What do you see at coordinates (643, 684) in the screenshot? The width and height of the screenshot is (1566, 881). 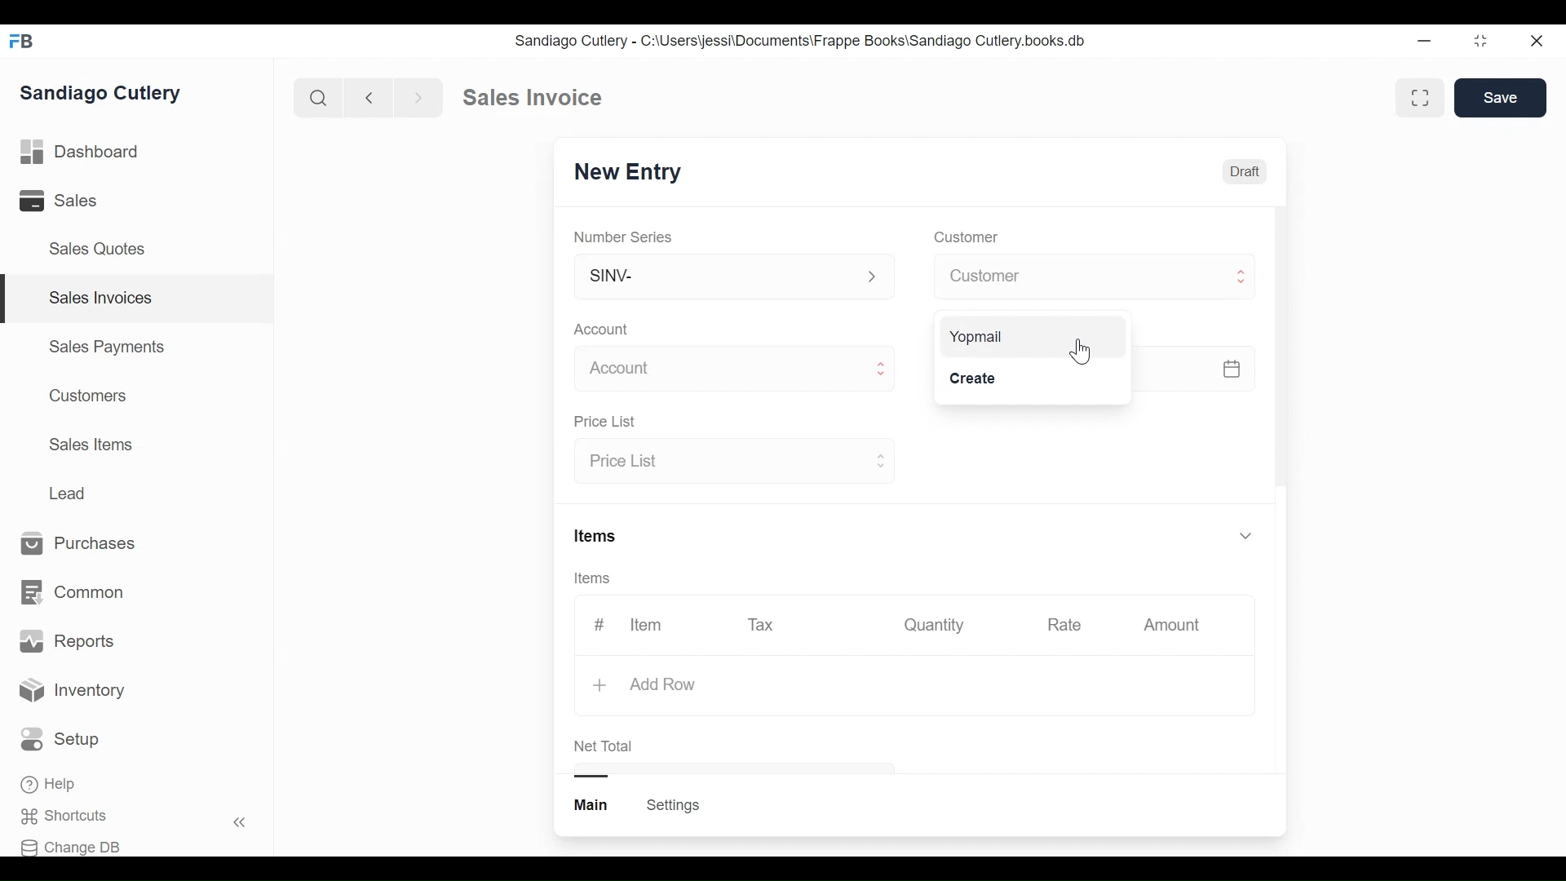 I see `+ Add Row` at bounding box center [643, 684].